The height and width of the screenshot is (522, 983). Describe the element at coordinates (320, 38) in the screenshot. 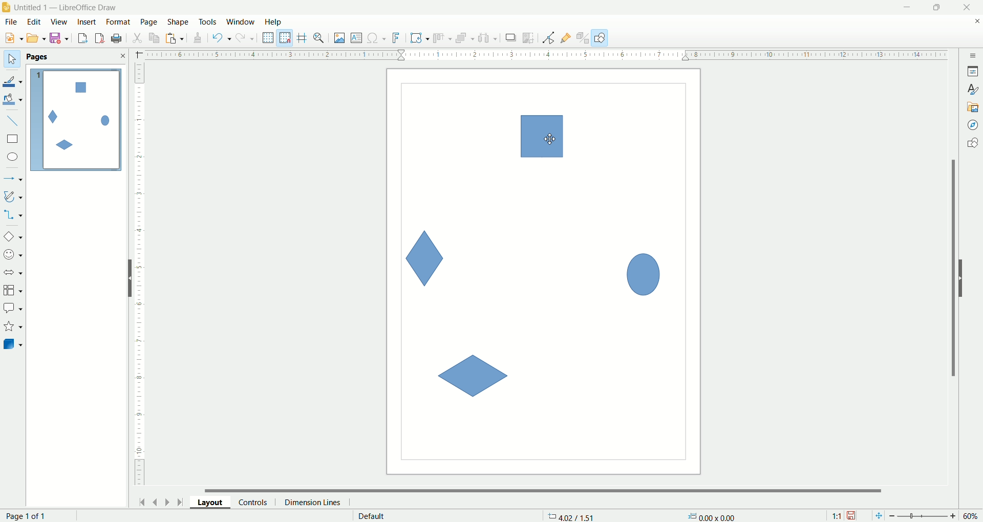

I see `zo` at that location.